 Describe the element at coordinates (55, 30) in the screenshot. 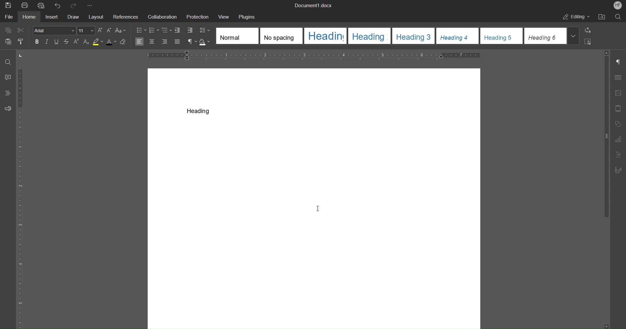

I see `arial` at that location.